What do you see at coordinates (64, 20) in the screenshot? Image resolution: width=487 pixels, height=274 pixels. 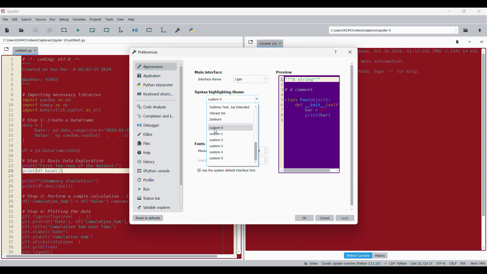 I see `Debug menu` at bounding box center [64, 20].